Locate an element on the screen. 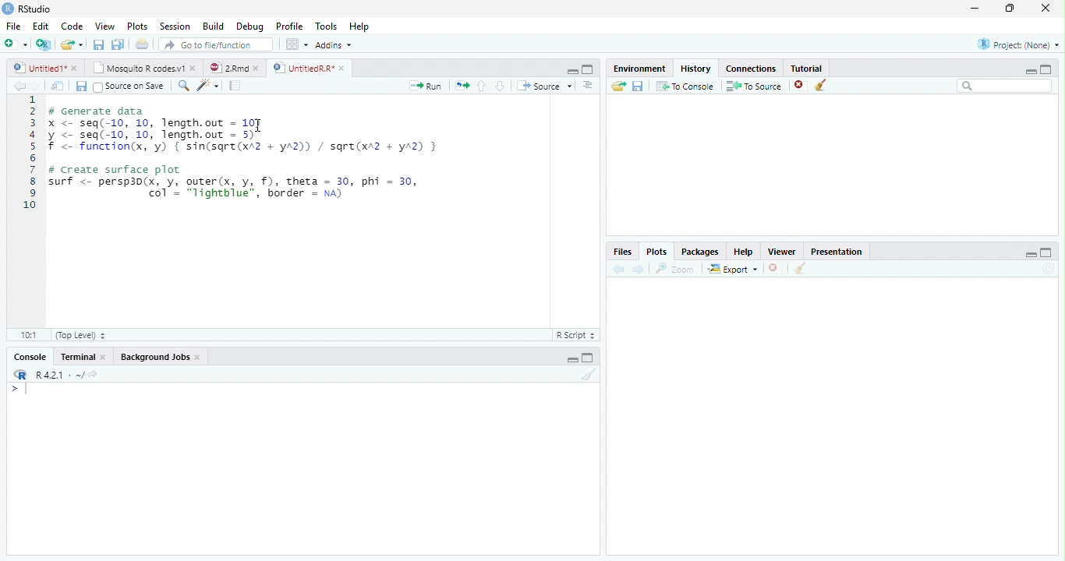 This screenshot has width=1065, height=561. Connections is located at coordinates (751, 68).